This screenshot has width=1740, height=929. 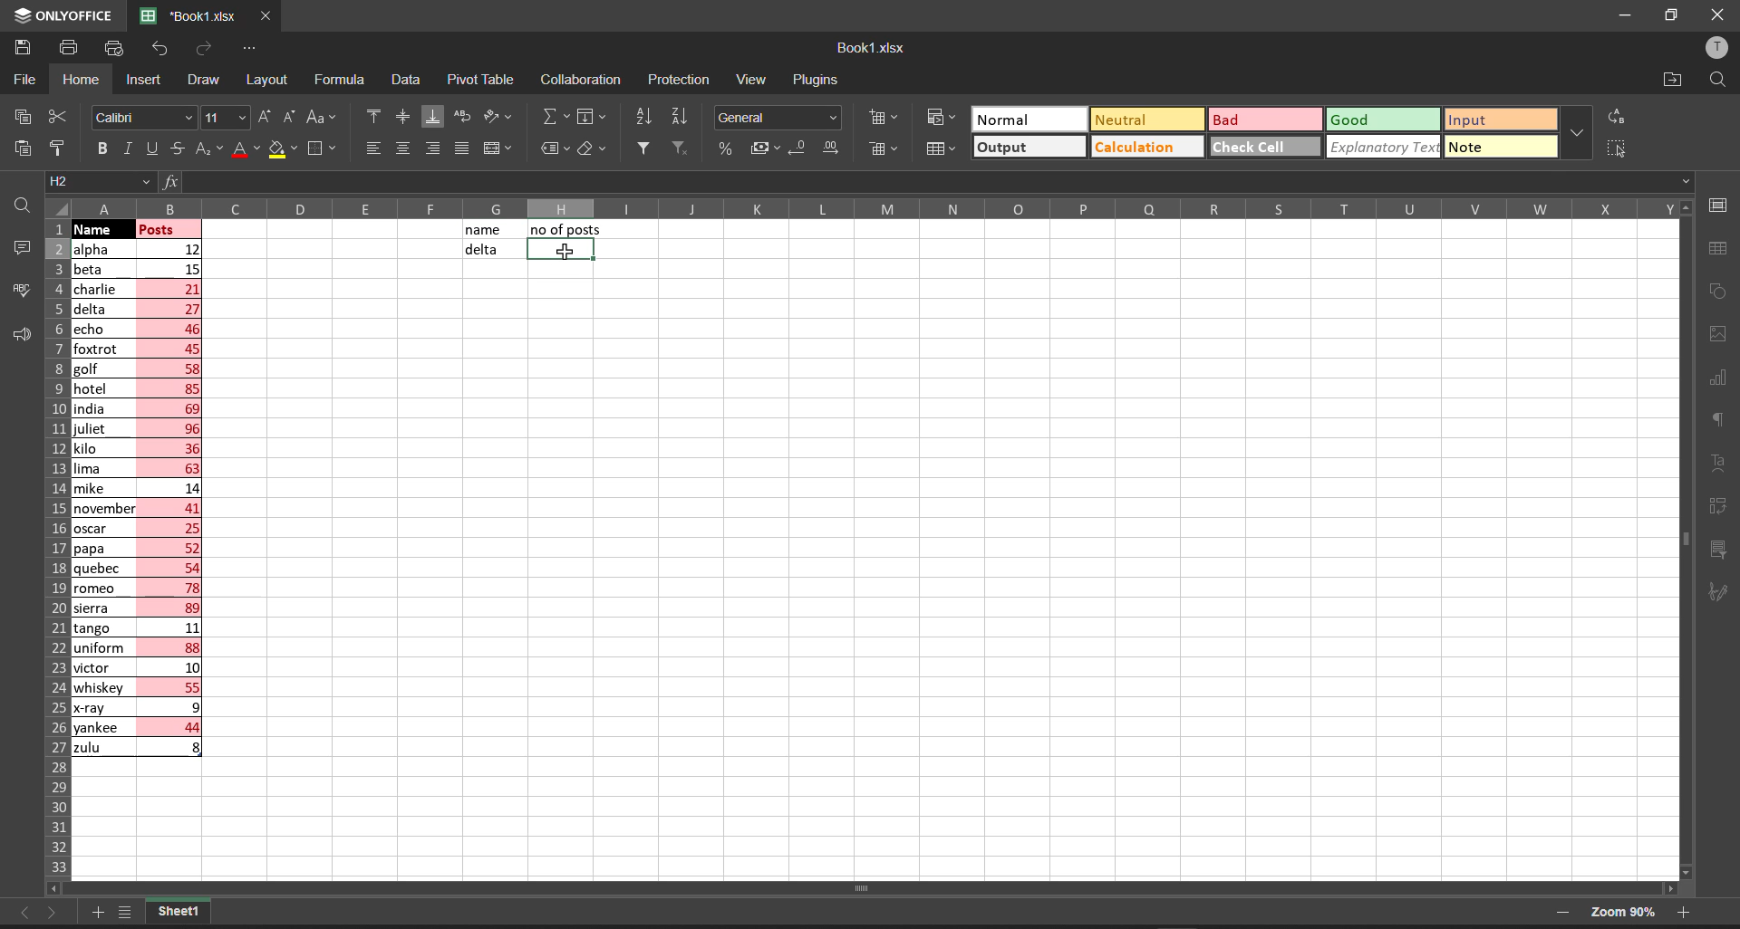 I want to click on fill, so click(x=594, y=118).